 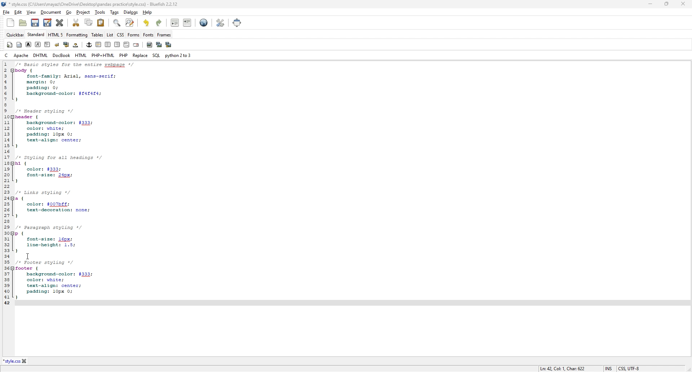 What do you see at coordinates (101, 22) in the screenshot?
I see `paste` at bounding box center [101, 22].